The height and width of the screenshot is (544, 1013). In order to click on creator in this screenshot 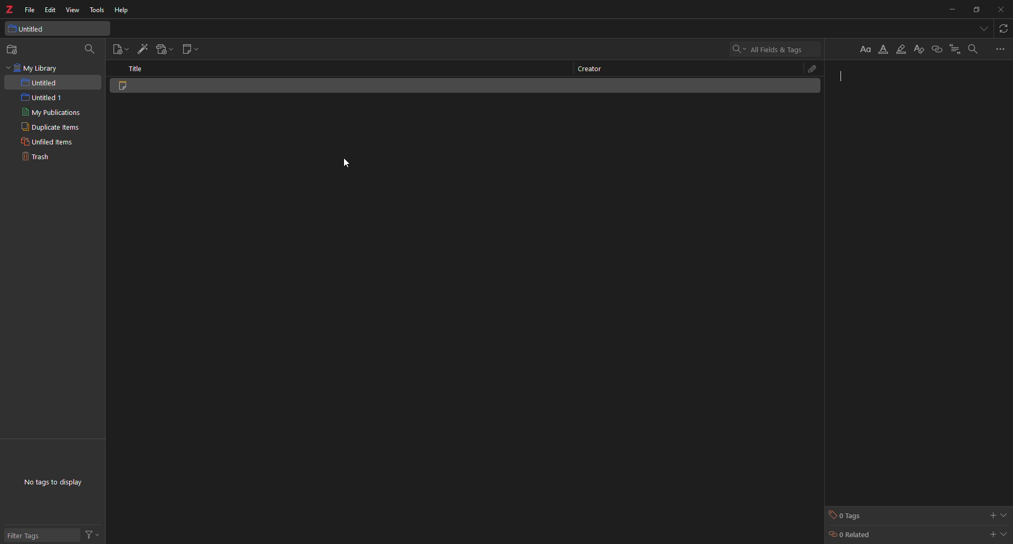, I will do `click(596, 69)`.